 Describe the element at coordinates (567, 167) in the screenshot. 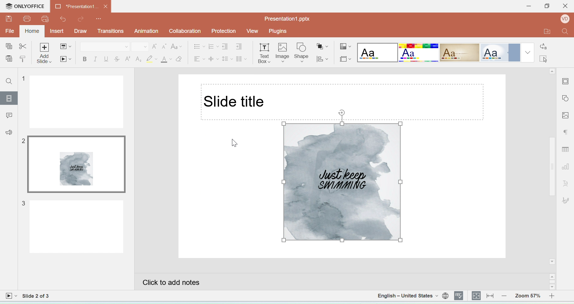

I see `Chart settings` at that location.